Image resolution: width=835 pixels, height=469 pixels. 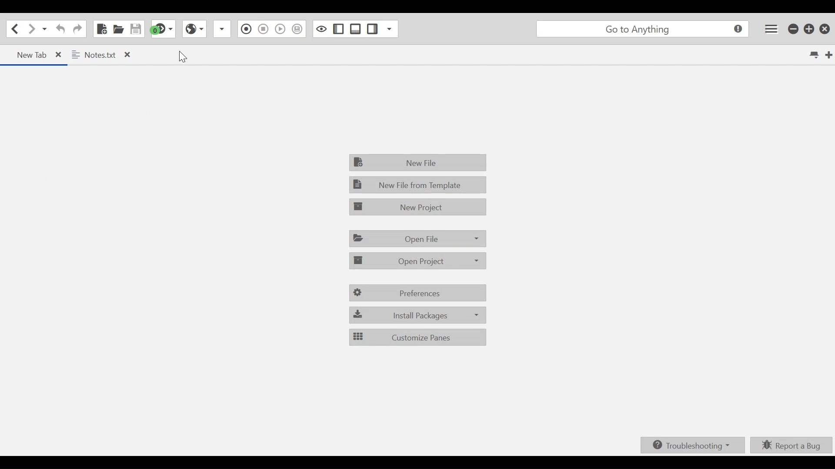 What do you see at coordinates (182, 57) in the screenshot?
I see `cursor` at bounding box center [182, 57].